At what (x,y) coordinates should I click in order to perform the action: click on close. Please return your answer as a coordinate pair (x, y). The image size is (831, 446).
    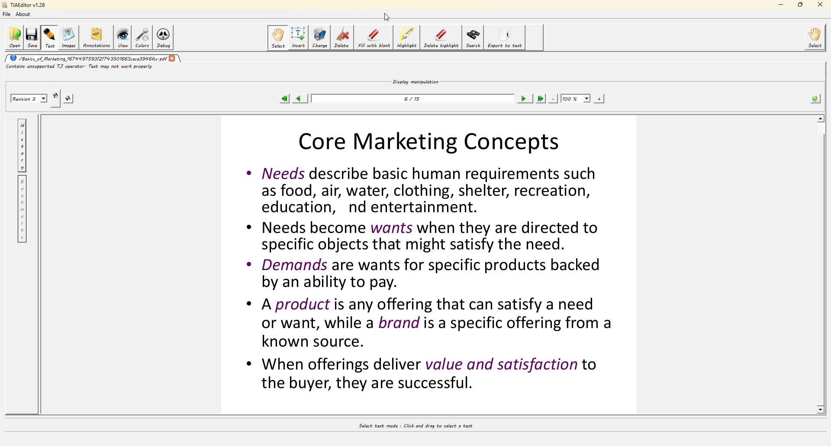
    Looking at the image, I should click on (821, 4).